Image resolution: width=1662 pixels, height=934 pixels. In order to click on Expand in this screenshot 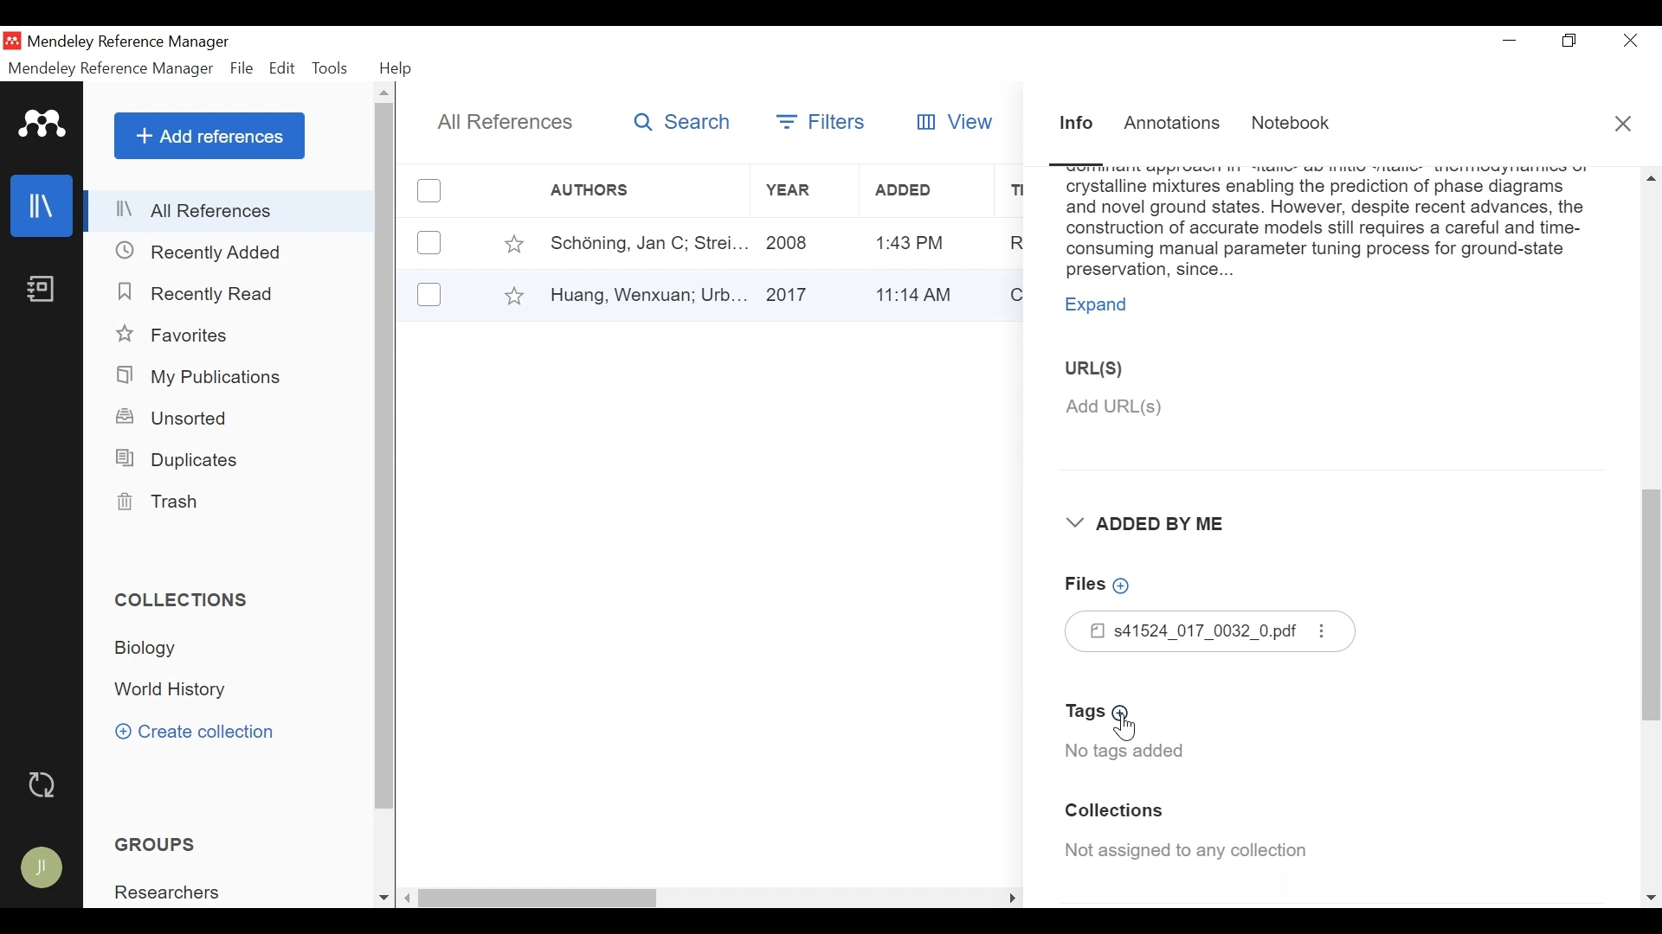, I will do `click(1103, 307)`.